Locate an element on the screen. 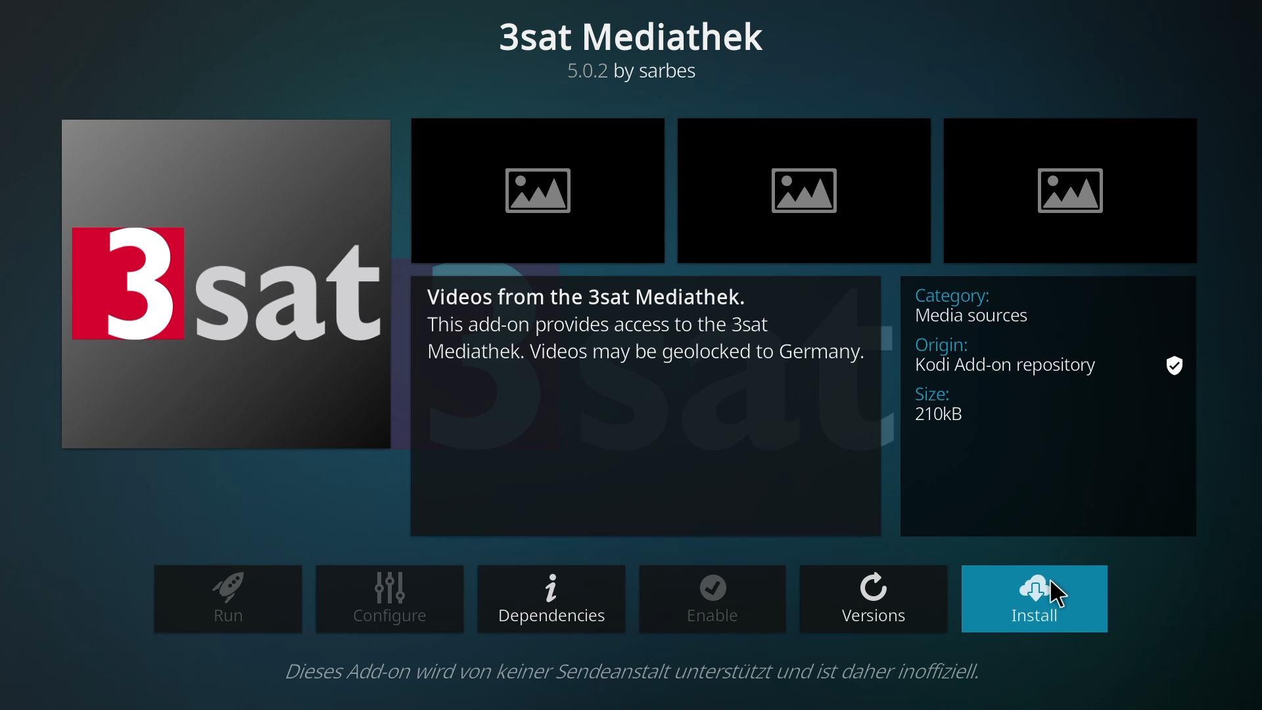  info is located at coordinates (649, 335).